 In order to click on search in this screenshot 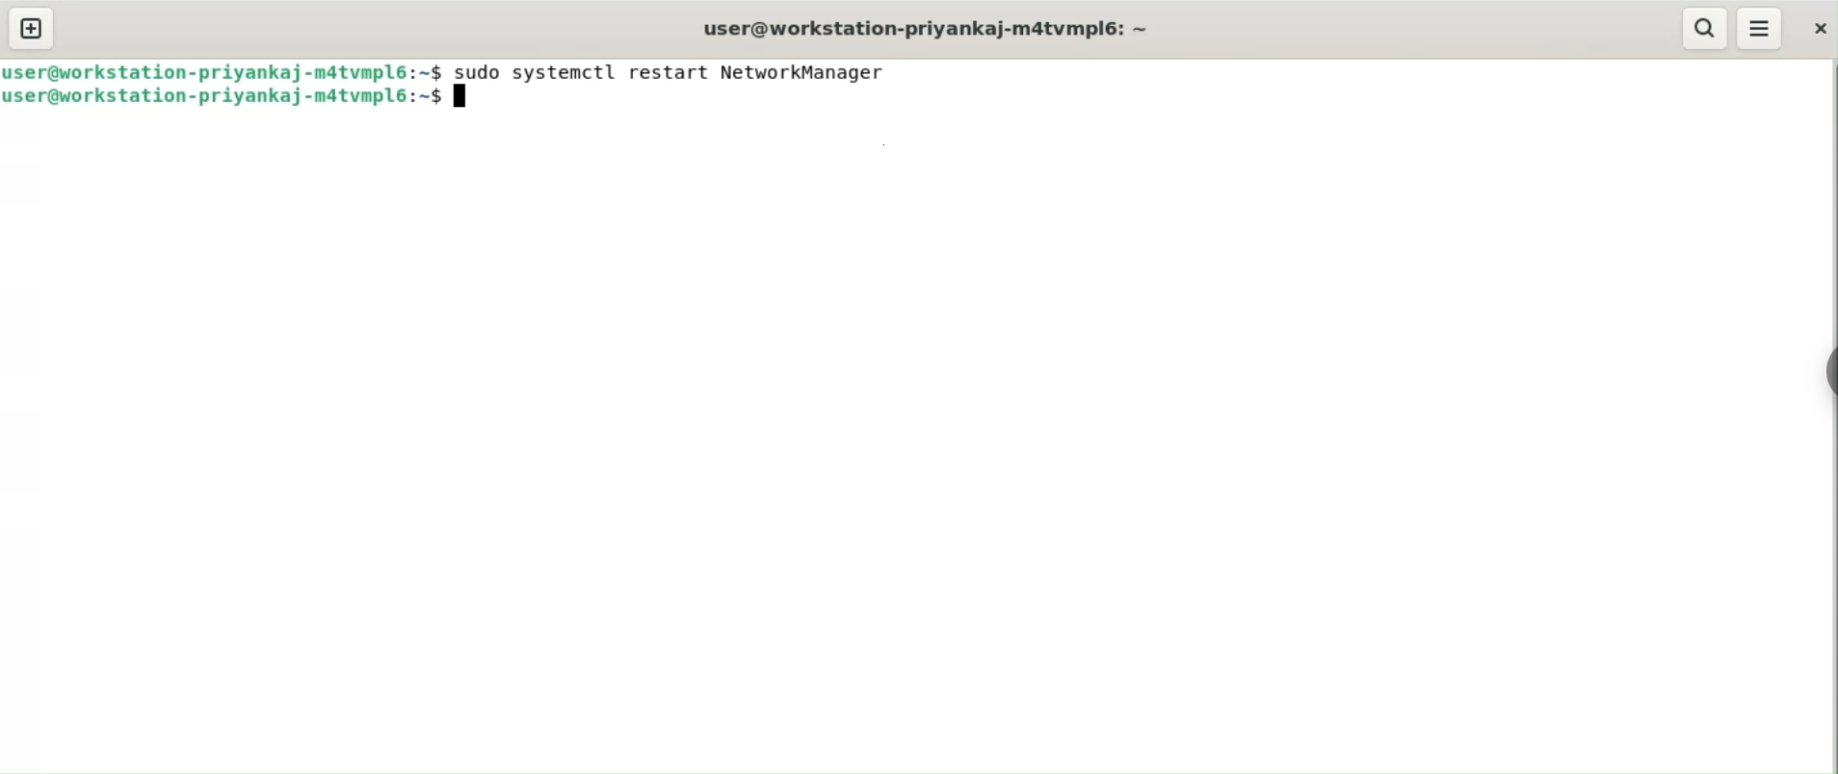, I will do `click(1703, 29)`.